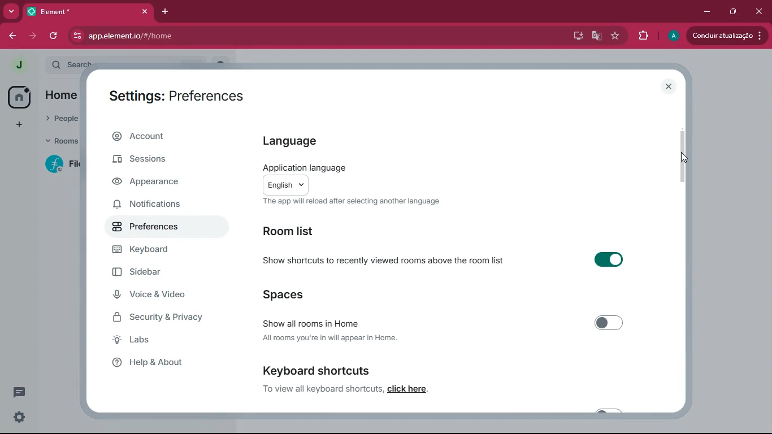  Describe the element at coordinates (288, 295) in the screenshot. I see `spaces` at that location.